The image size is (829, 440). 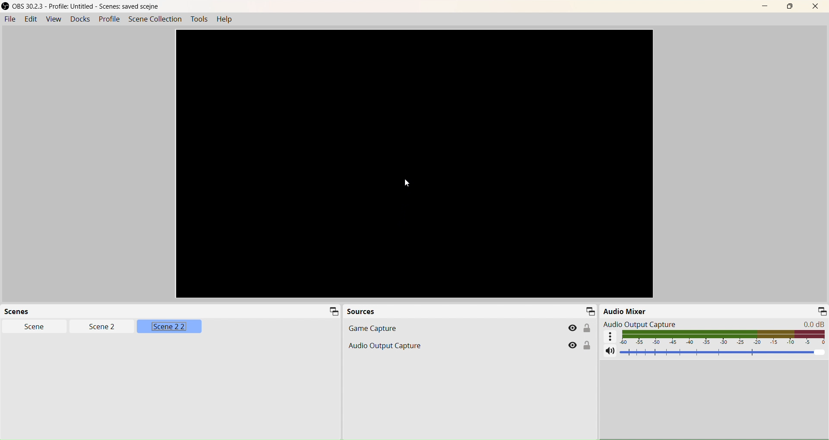 What do you see at coordinates (361, 311) in the screenshot?
I see `Source` at bounding box center [361, 311].